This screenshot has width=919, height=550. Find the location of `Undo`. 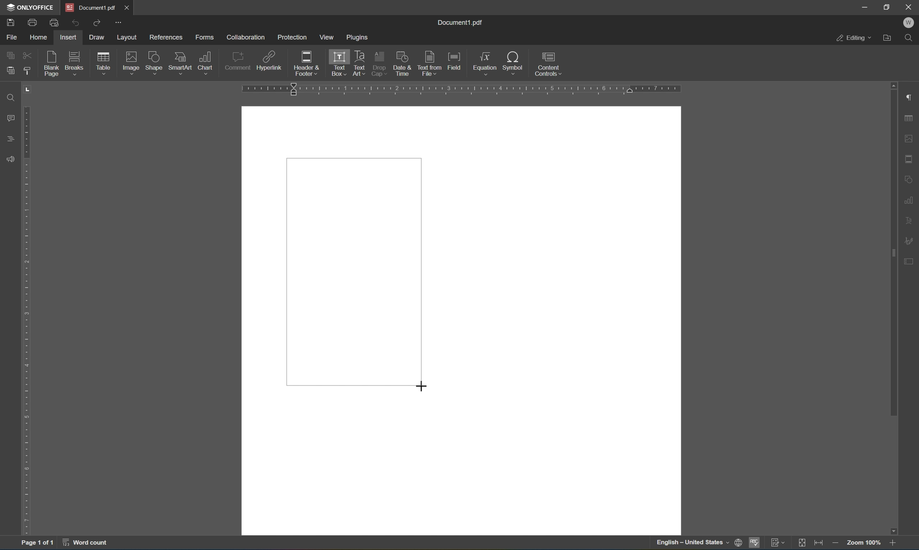

Undo is located at coordinates (74, 24).